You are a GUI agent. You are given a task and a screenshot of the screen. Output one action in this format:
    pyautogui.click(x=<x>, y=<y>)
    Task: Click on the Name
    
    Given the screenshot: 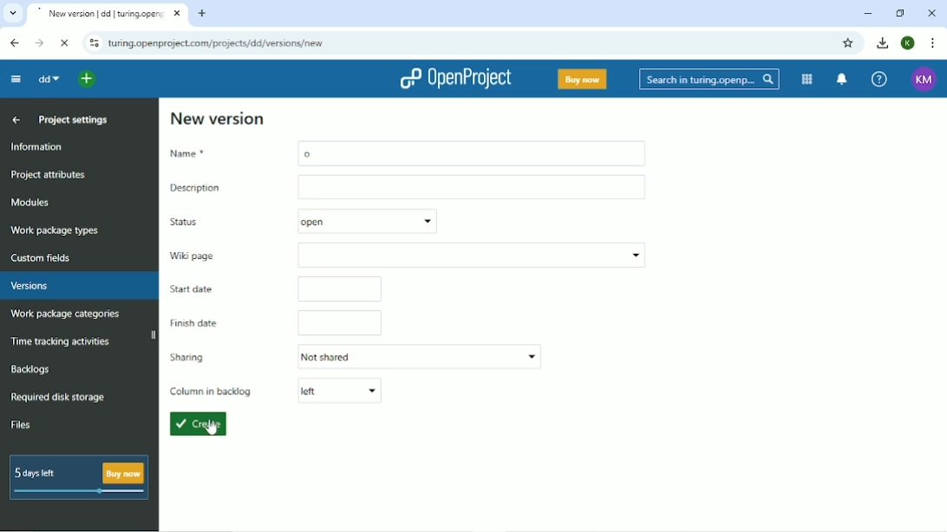 What is the action you would take?
    pyautogui.click(x=219, y=153)
    